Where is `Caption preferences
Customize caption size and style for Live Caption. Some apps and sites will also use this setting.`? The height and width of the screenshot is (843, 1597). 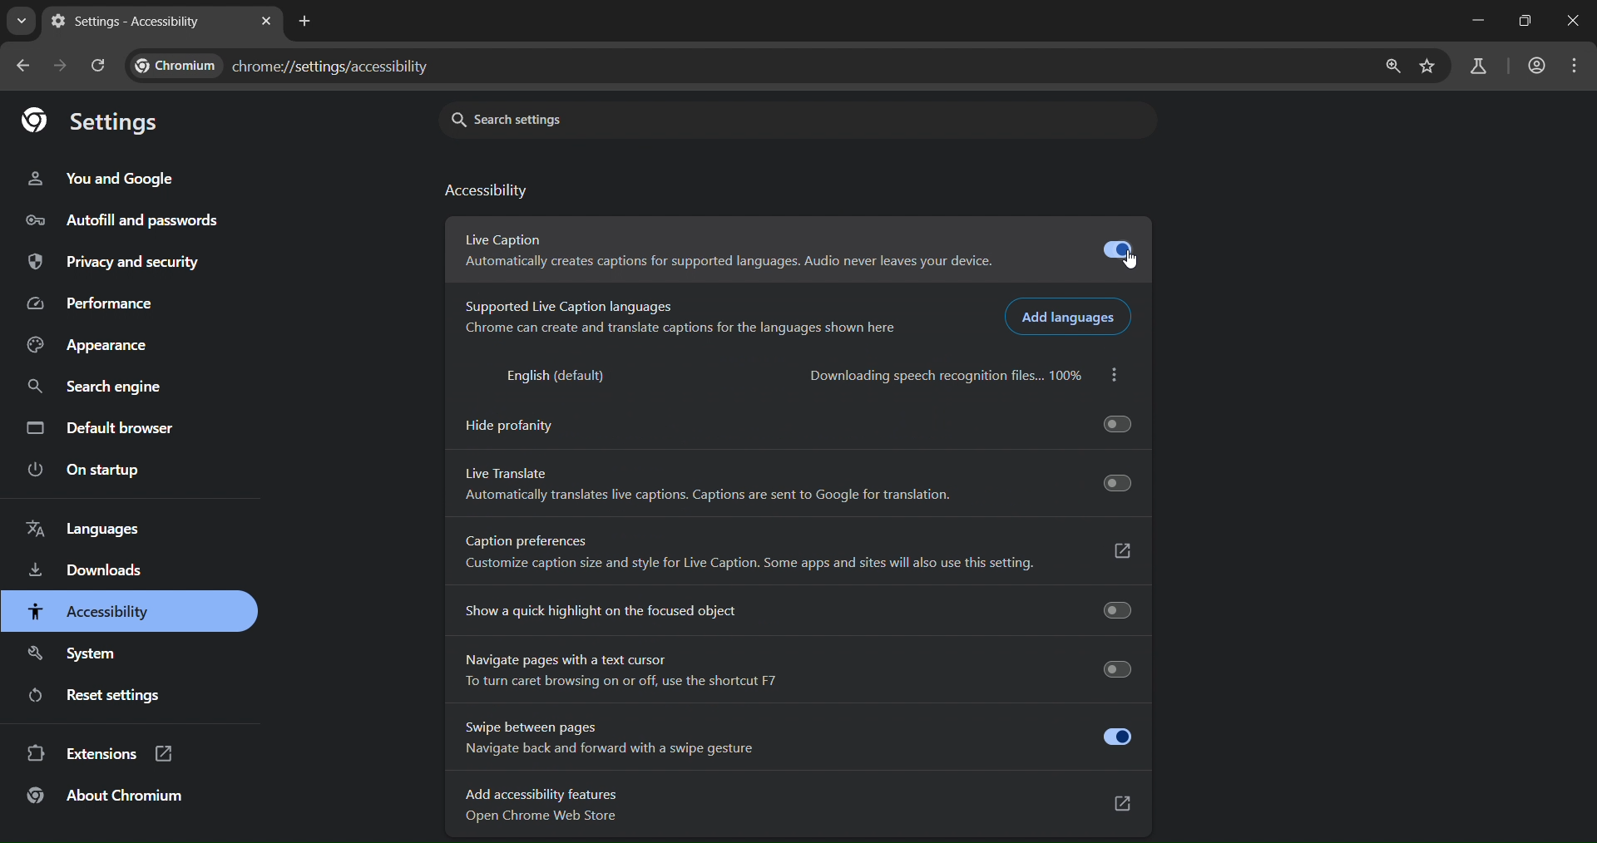 Caption preferences
Customize caption size and style for Live Caption. Some apps and sites will also use this setting. is located at coordinates (797, 552).